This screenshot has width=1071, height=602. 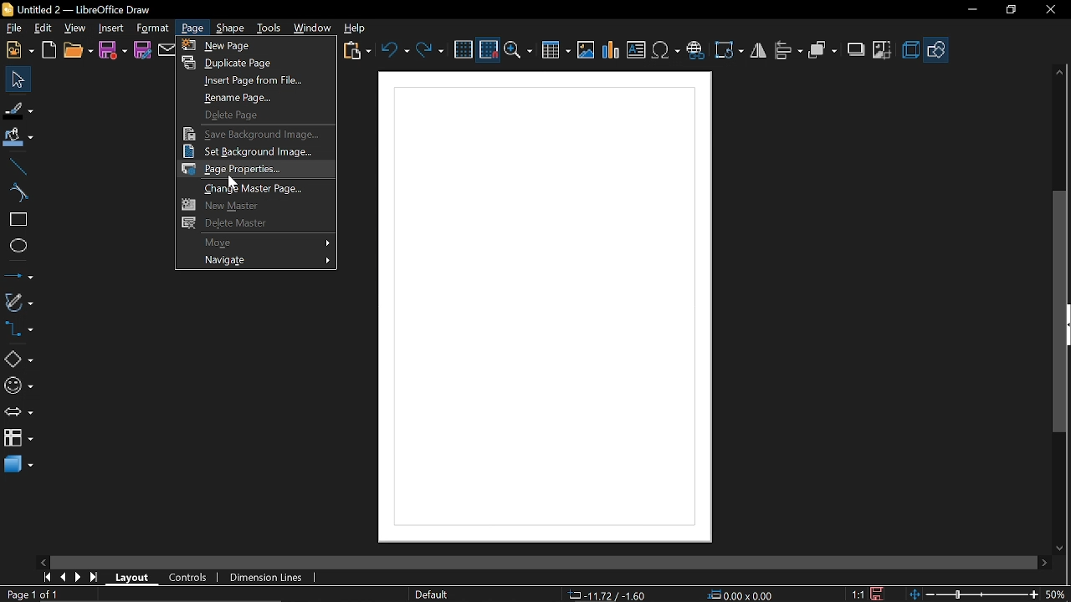 What do you see at coordinates (18, 79) in the screenshot?
I see `Select` at bounding box center [18, 79].